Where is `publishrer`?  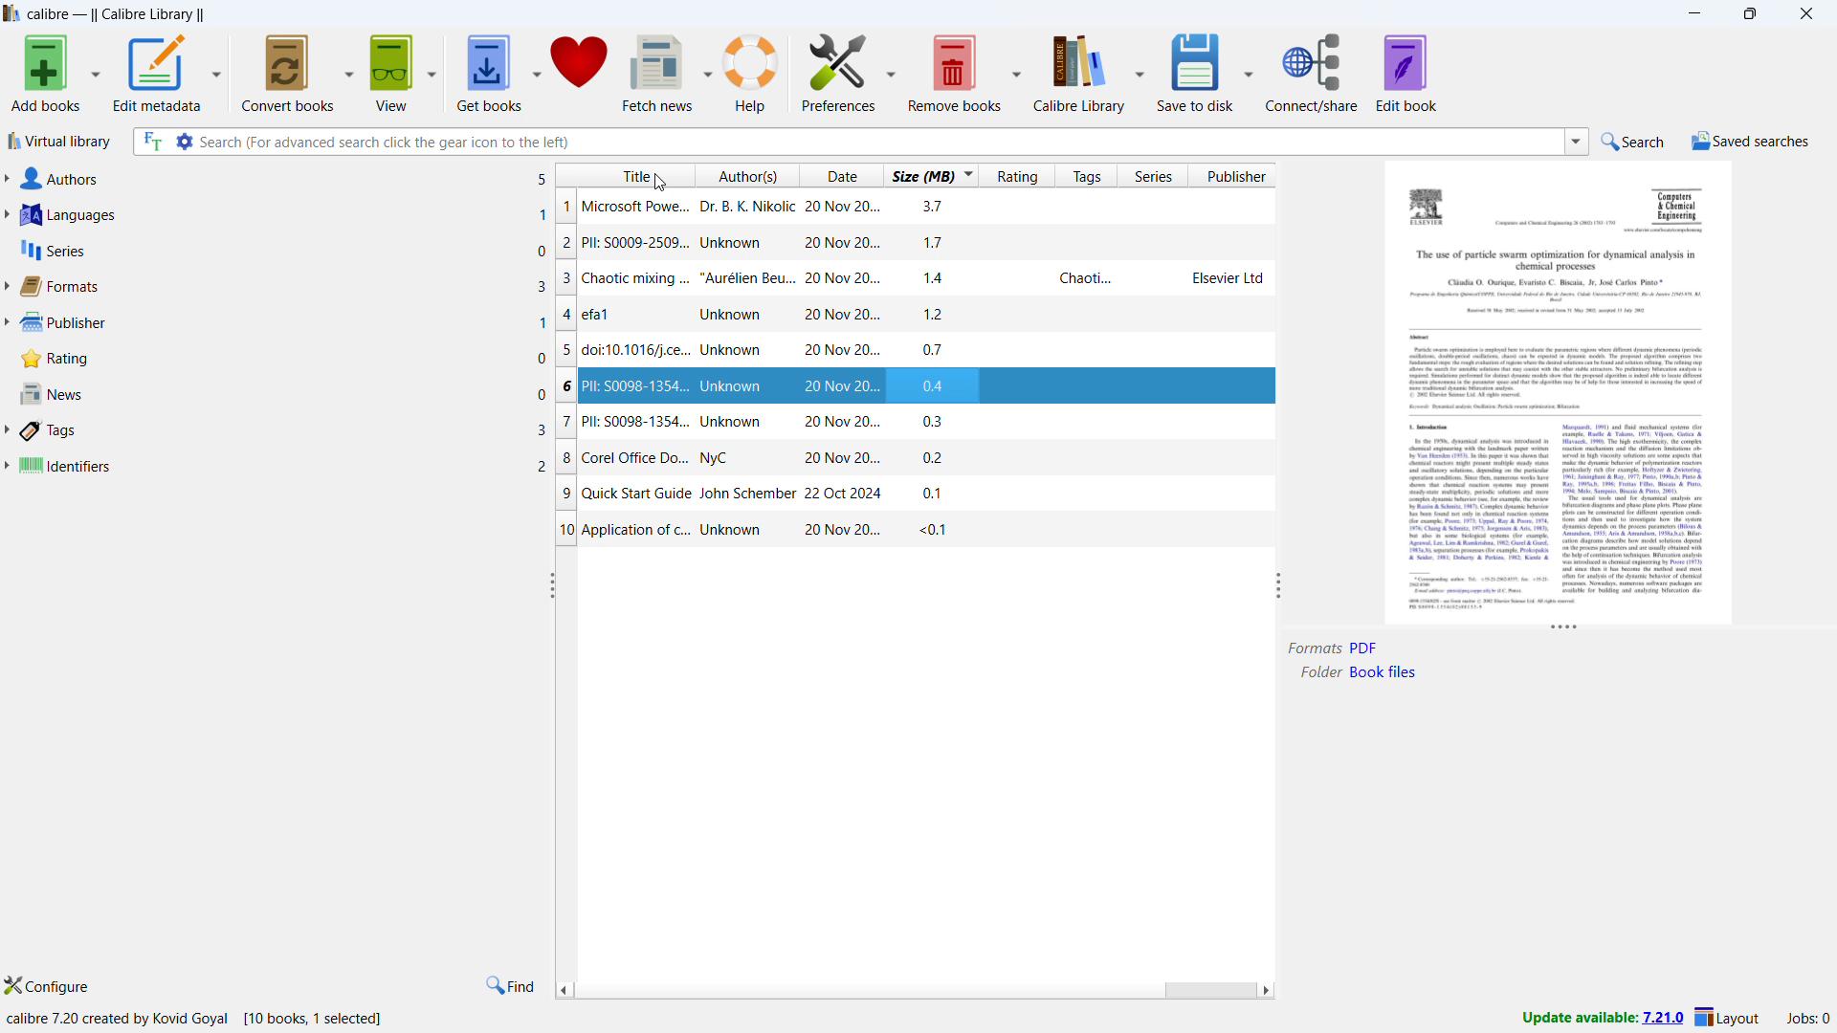
publishrer is located at coordinates (283, 322).